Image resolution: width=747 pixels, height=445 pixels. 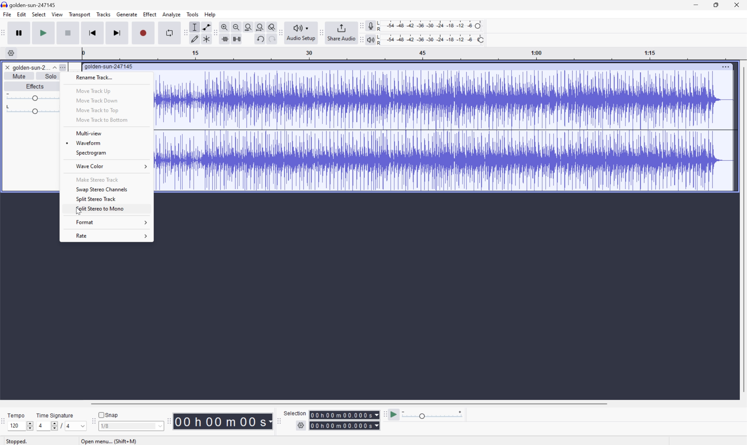 What do you see at coordinates (262, 39) in the screenshot?
I see `Undo` at bounding box center [262, 39].